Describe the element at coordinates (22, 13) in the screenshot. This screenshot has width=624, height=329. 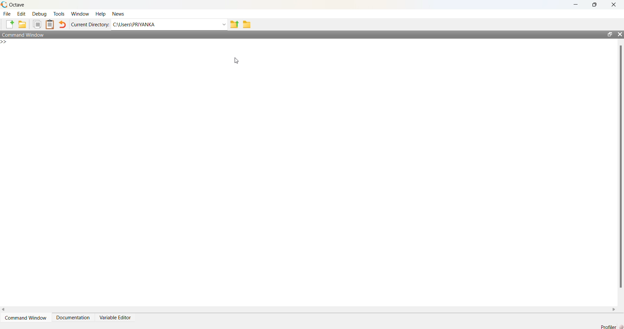
I see `Edit` at that location.